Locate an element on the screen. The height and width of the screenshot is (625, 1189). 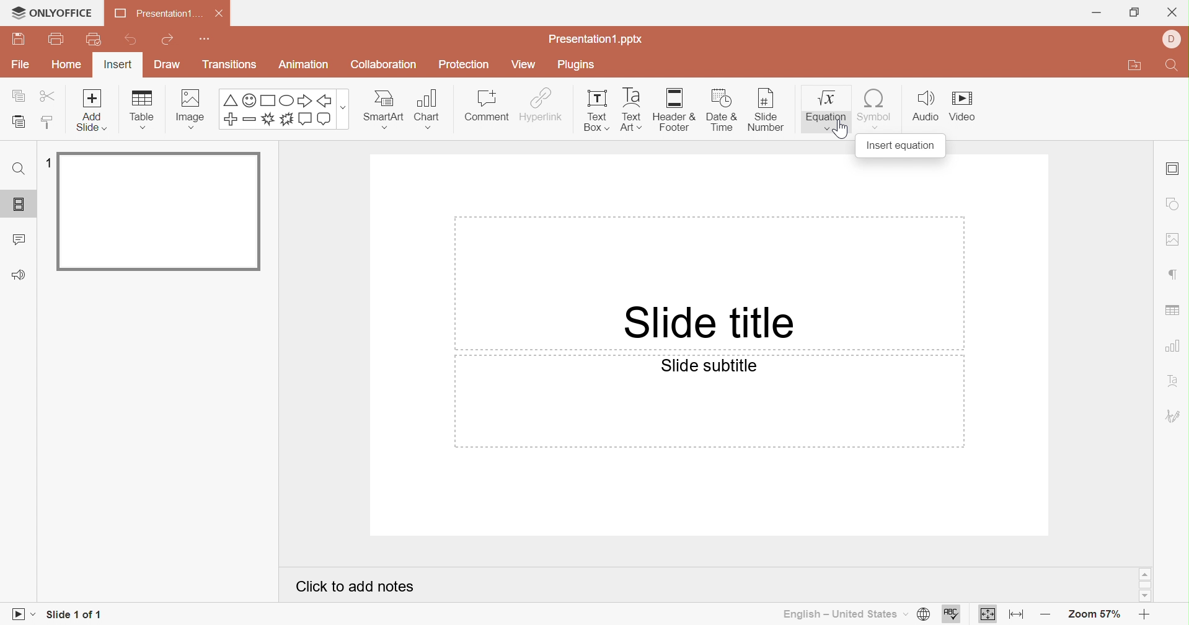
Redo is located at coordinates (169, 41).